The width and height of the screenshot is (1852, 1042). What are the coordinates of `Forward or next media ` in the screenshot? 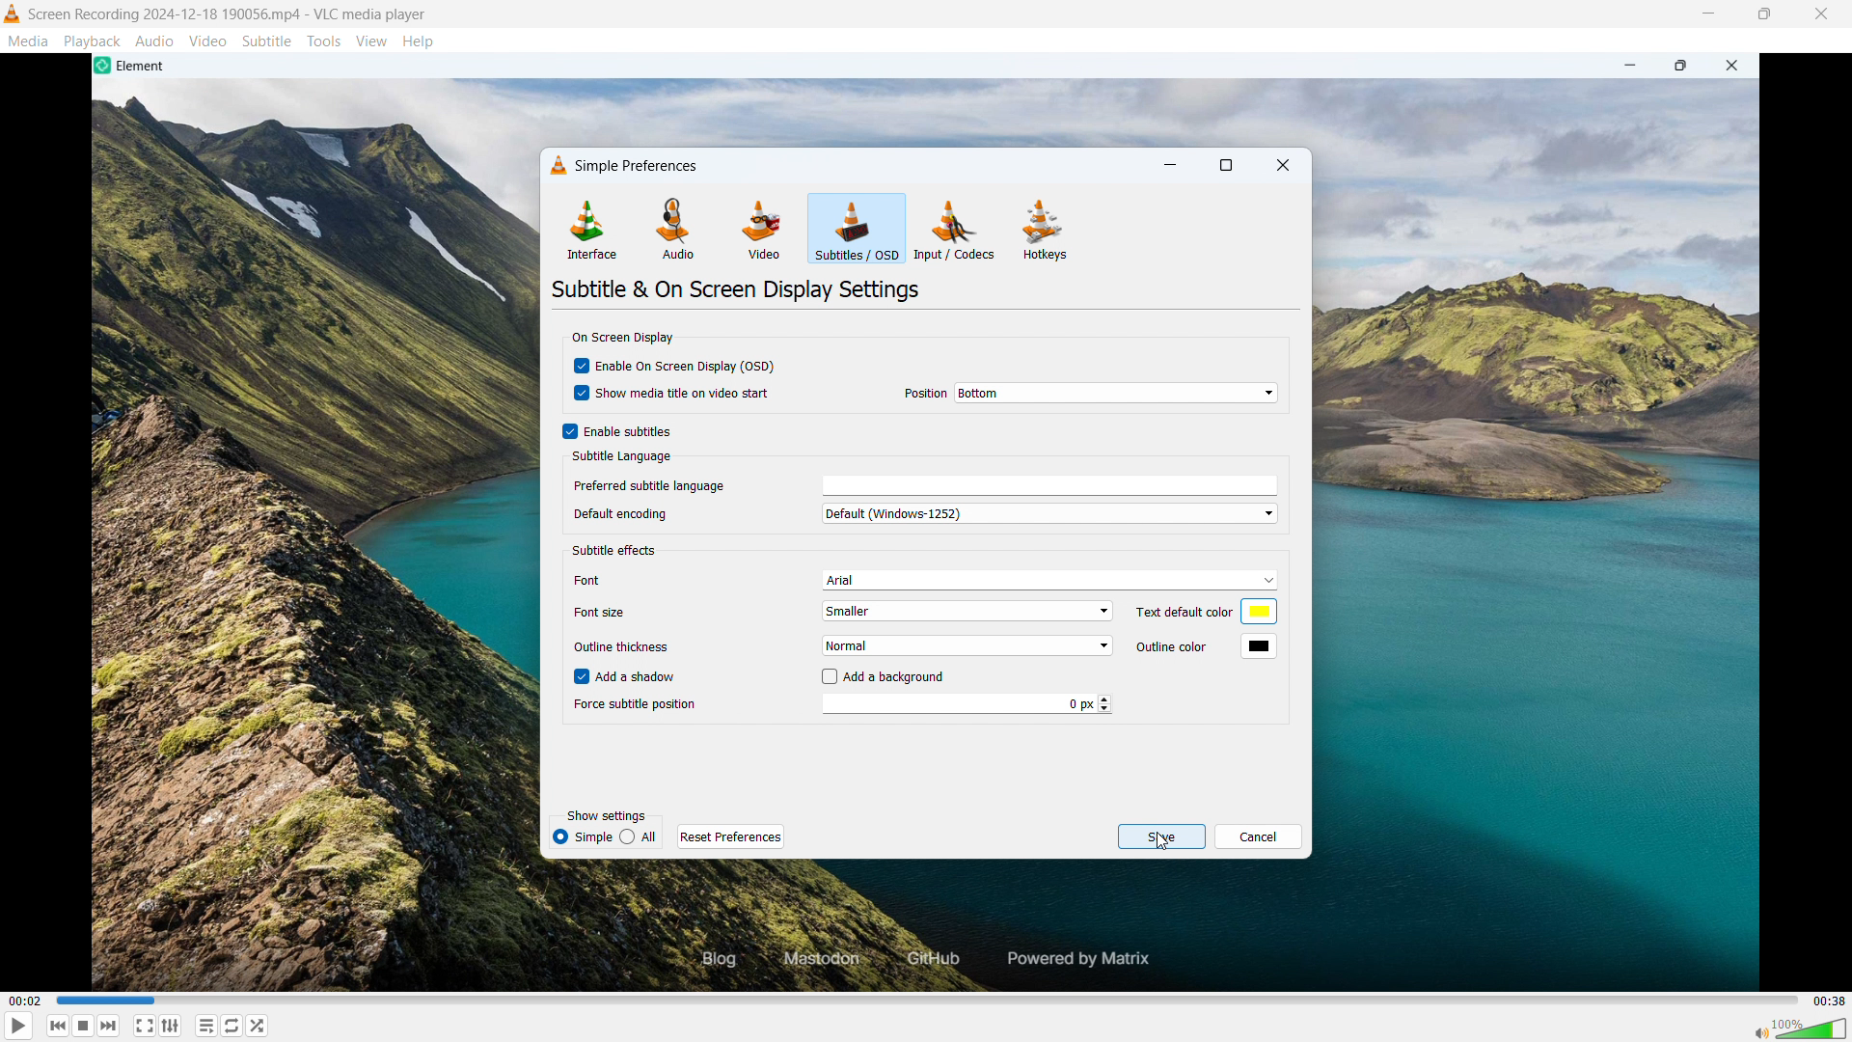 It's located at (84, 1026).